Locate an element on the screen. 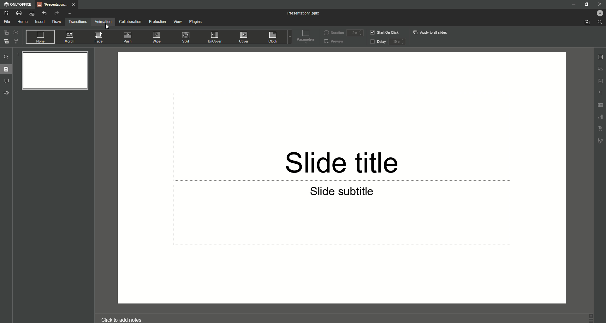  Preview is located at coordinates (335, 41).